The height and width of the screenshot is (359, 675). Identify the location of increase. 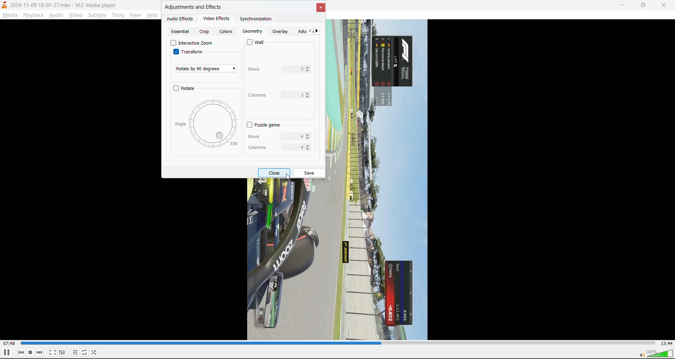
(309, 135).